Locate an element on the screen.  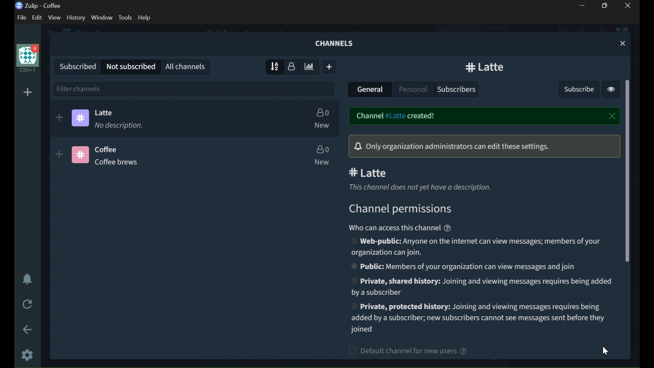
SORT BY NAME is located at coordinates (272, 66).